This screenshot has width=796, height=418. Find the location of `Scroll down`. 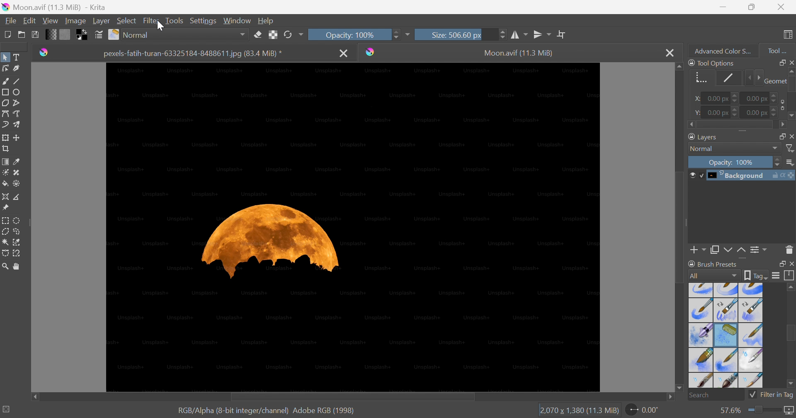

Scroll down is located at coordinates (791, 117).